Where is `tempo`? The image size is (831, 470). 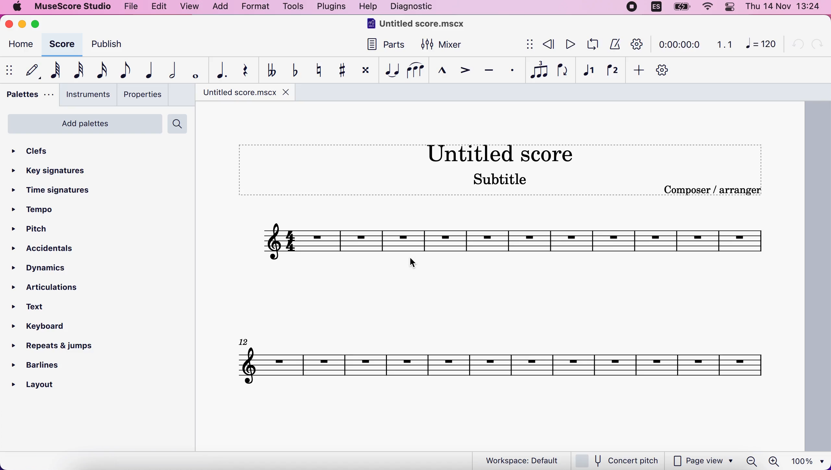 tempo is located at coordinates (38, 211).